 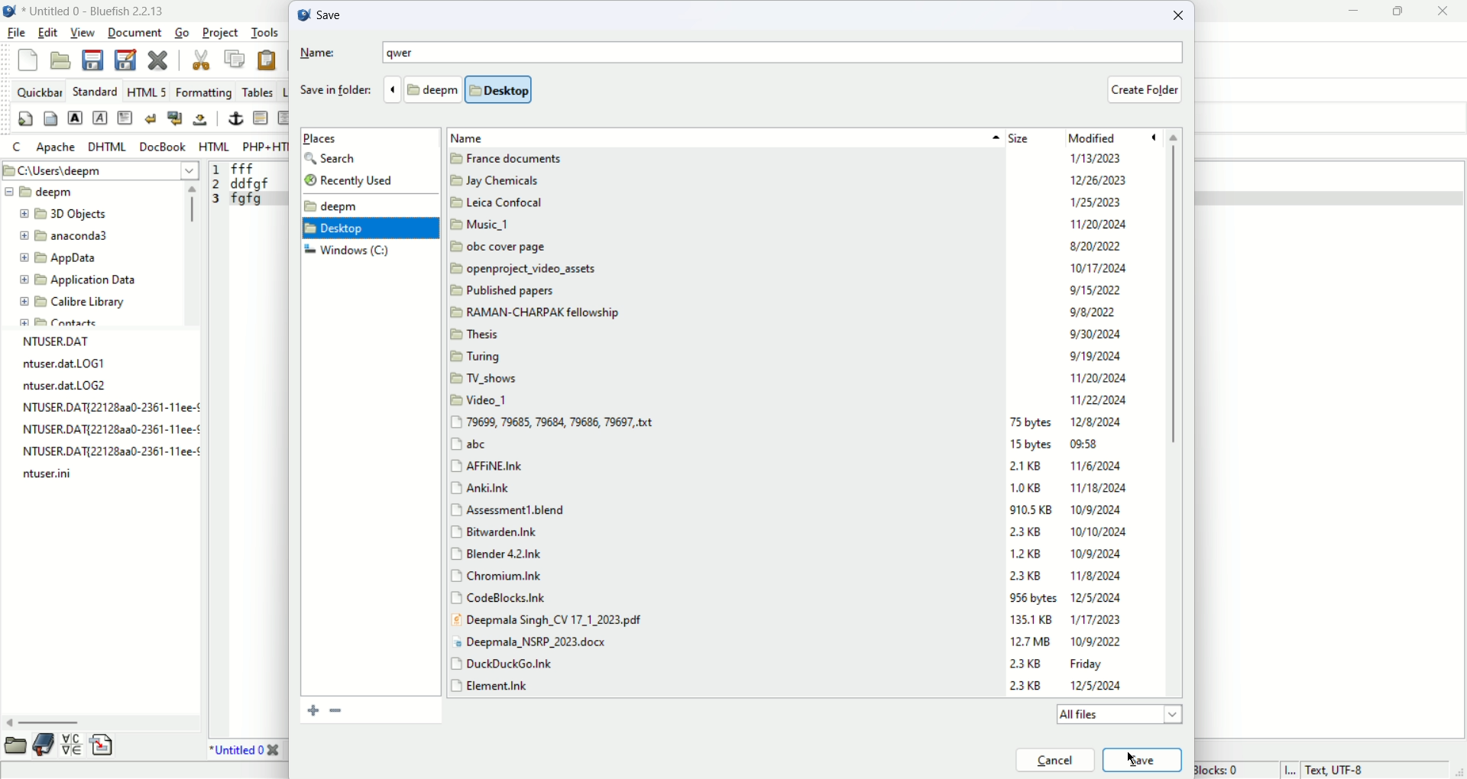 What do you see at coordinates (1099, 412) in the screenshot?
I see `date modified` at bounding box center [1099, 412].